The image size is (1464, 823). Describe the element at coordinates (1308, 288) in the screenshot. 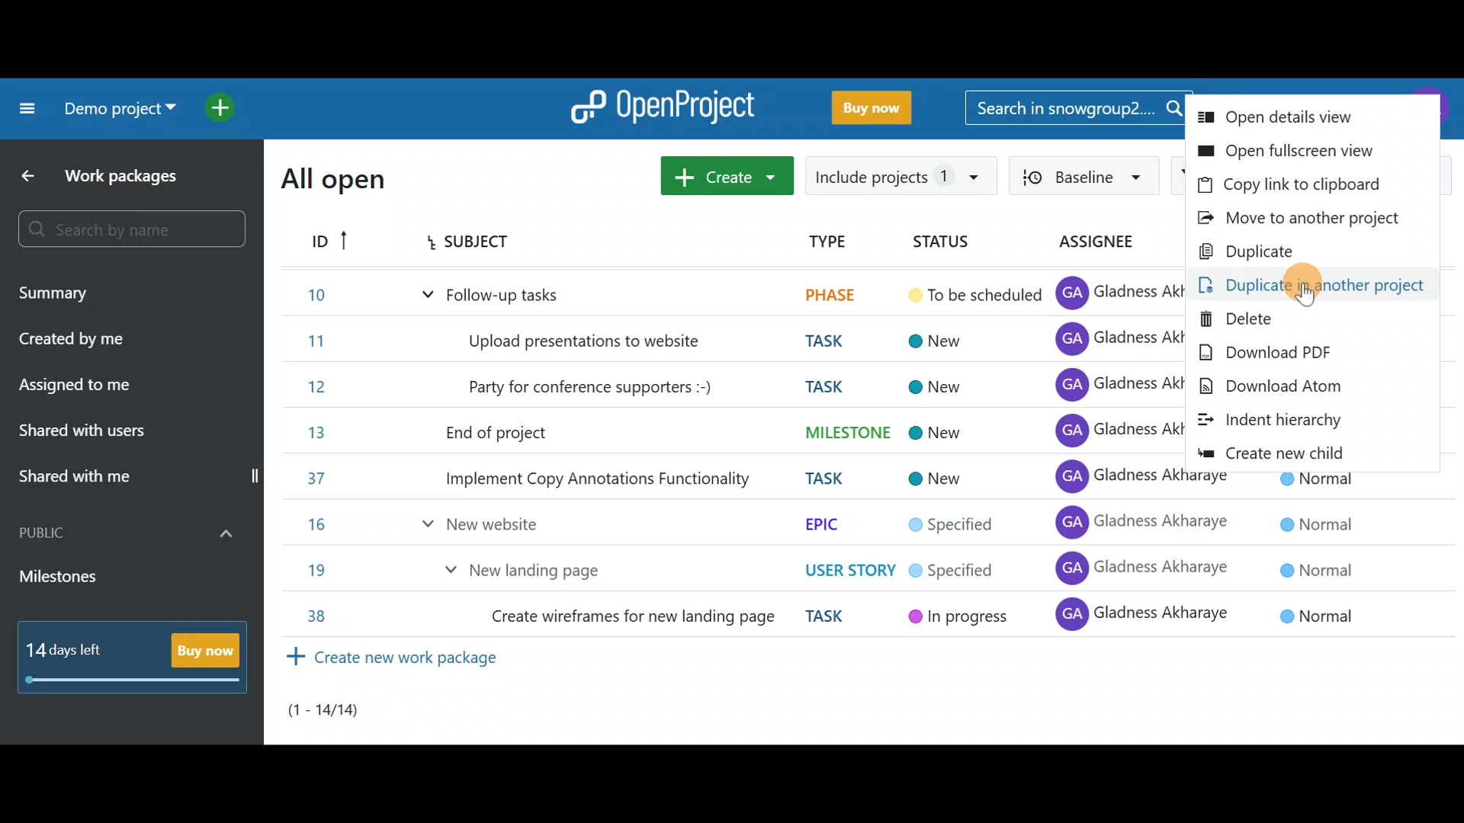

I see `Duplicate in another project` at that location.